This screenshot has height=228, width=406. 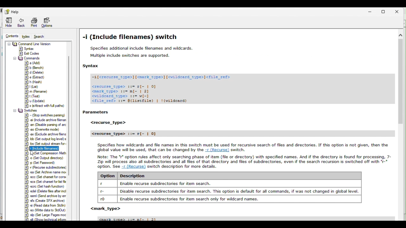 What do you see at coordinates (31, 48) in the screenshot?
I see `Syntax` at bounding box center [31, 48].